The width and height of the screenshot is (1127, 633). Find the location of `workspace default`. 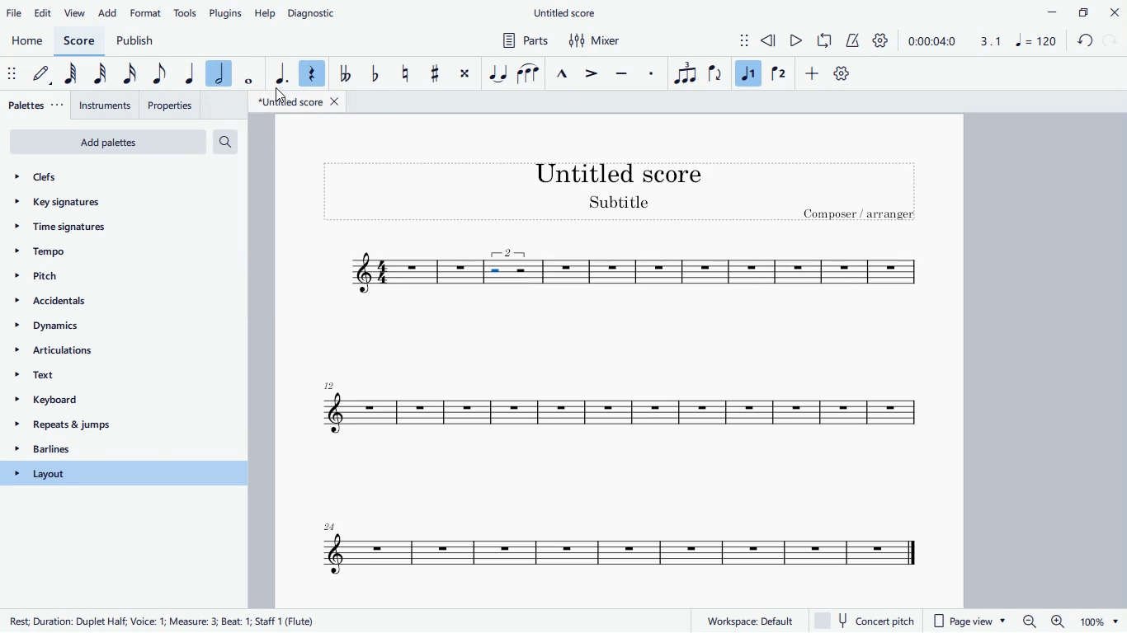

workspace default is located at coordinates (749, 620).